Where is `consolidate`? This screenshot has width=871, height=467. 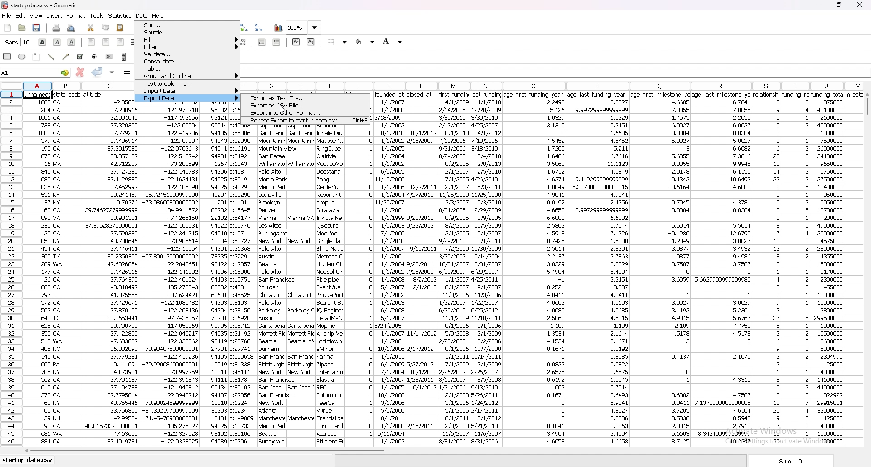 consolidate is located at coordinates (188, 61).